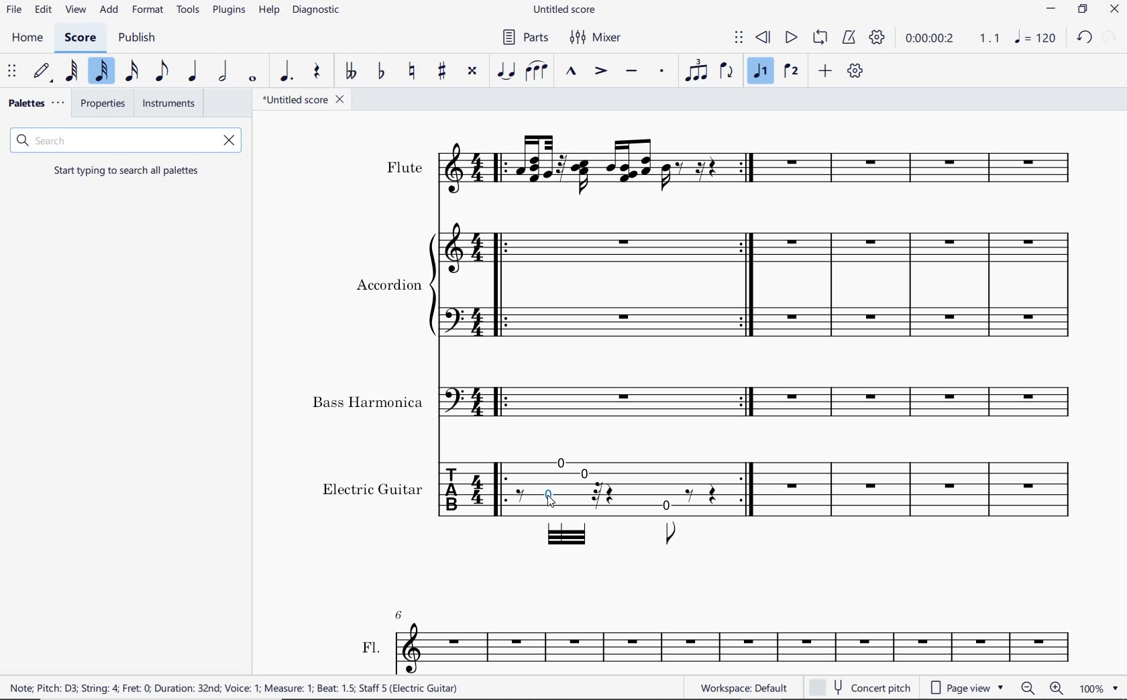 This screenshot has height=700, width=1127. I want to click on toggle double-sharp, so click(474, 71).